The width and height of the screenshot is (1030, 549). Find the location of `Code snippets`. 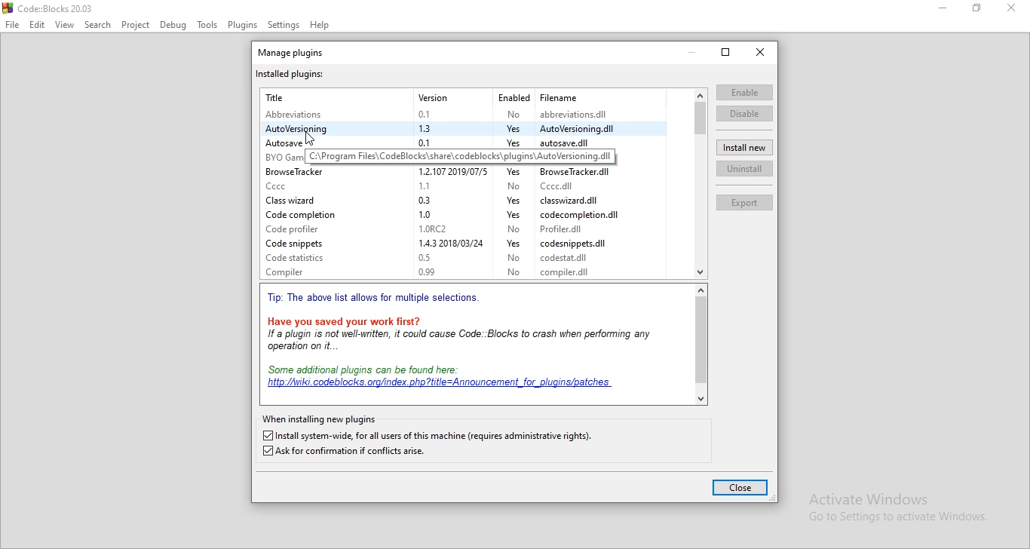

Code snippets is located at coordinates (303, 243).